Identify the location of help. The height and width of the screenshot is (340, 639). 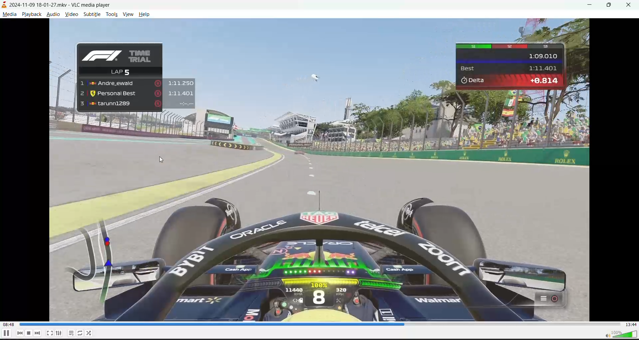
(145, 14).